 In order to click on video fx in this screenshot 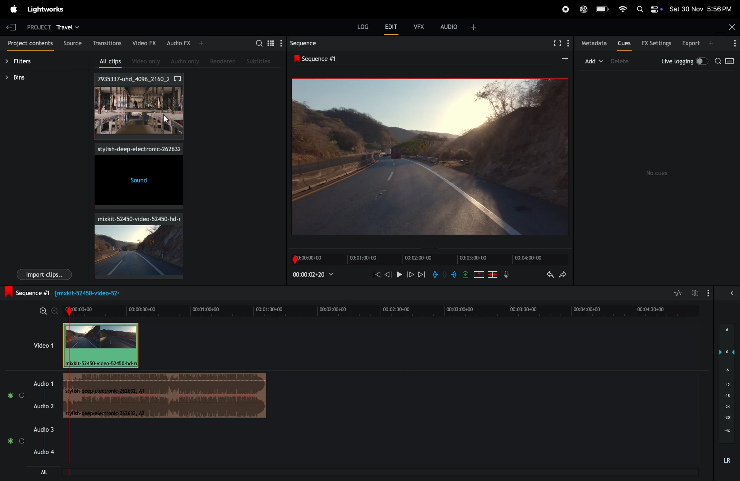, I will do `click(145, 43)`.